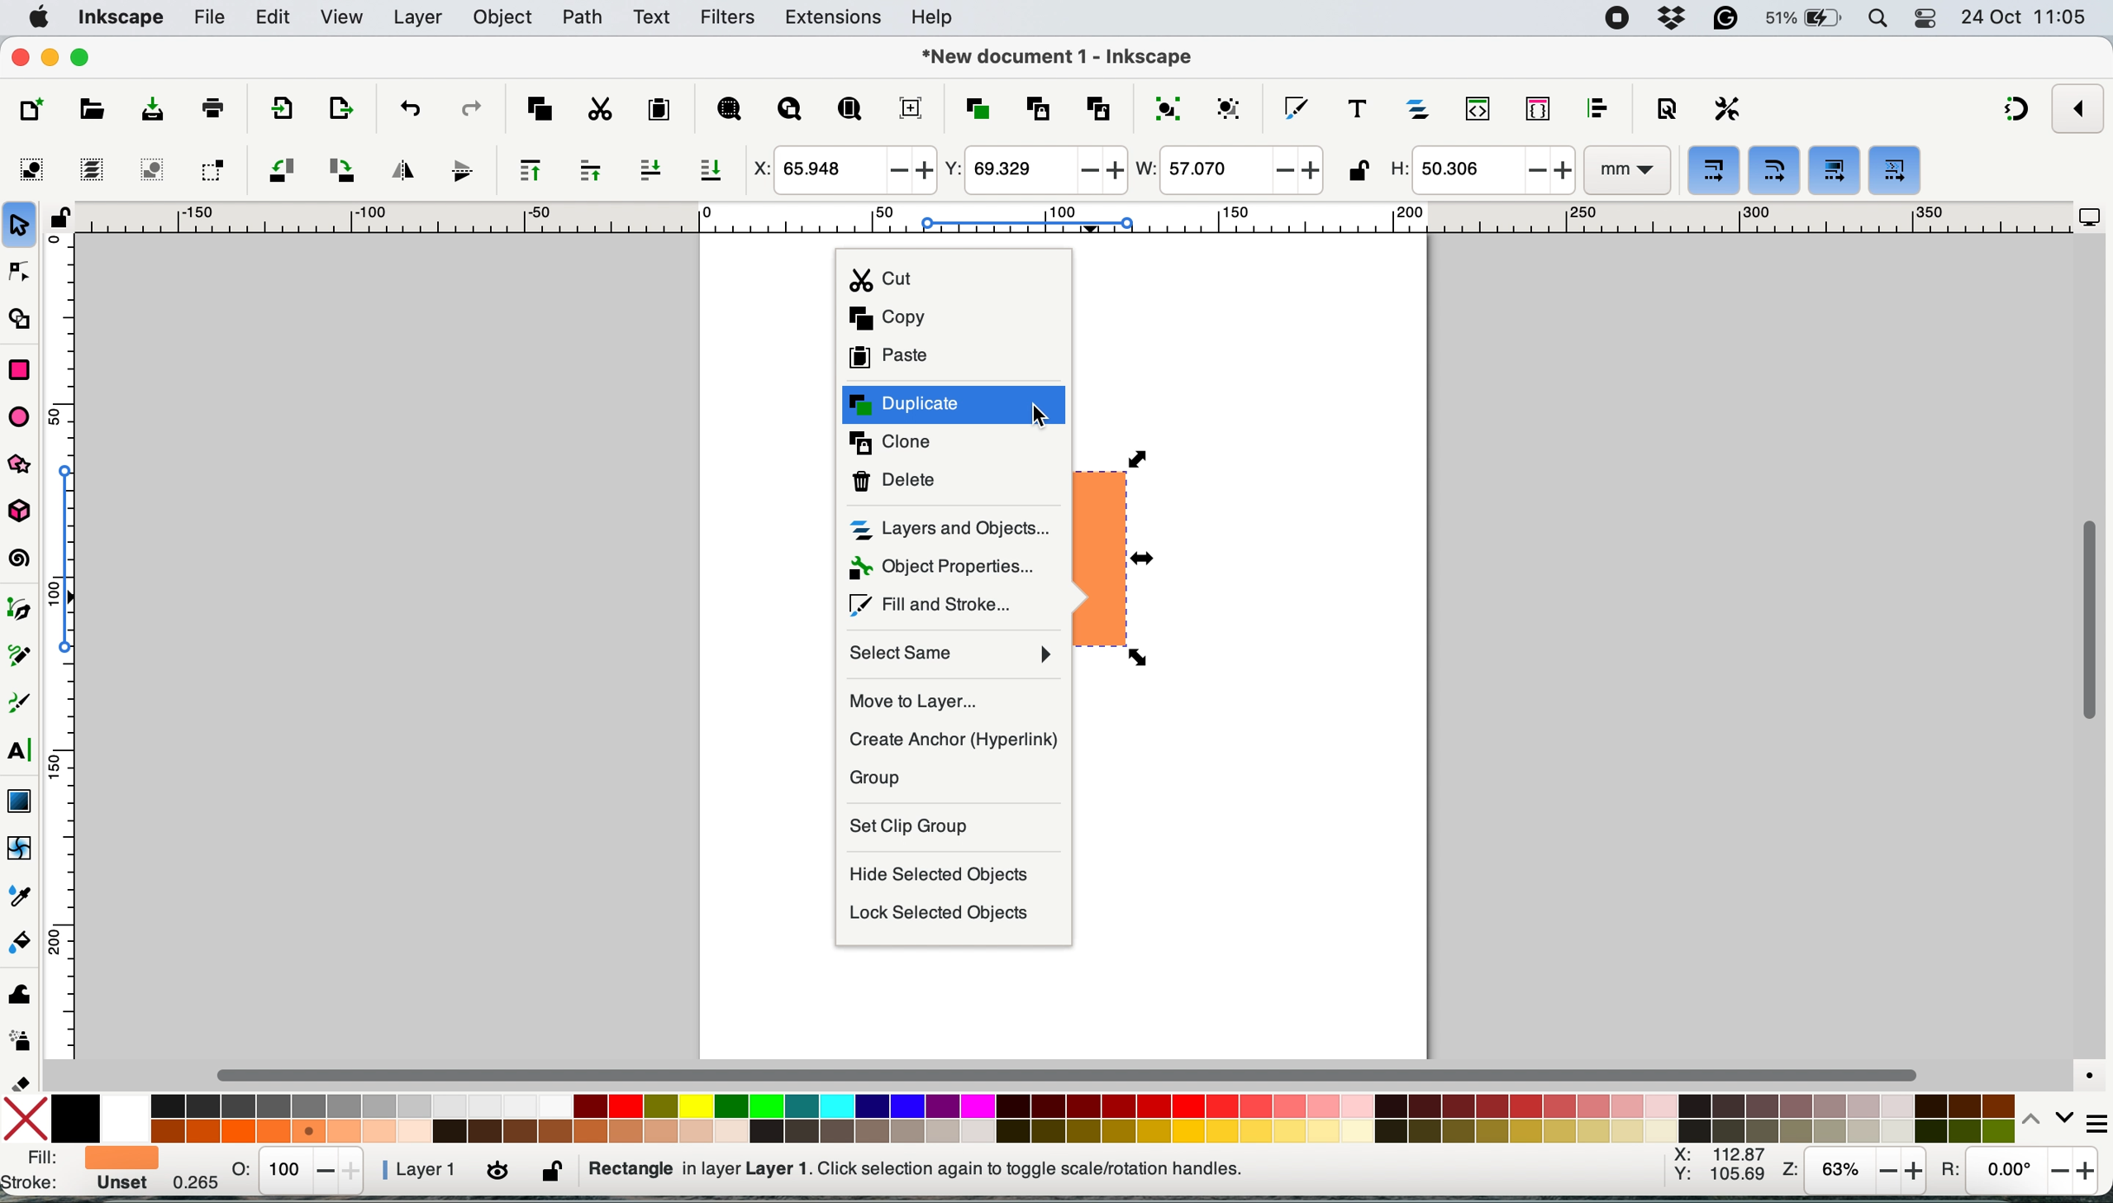 The width and height of the screenshot is (2113, 1203). What do you see at coordinates (540, 107) in the screenshot?
I see `copy` at bounding box center [540, 107].